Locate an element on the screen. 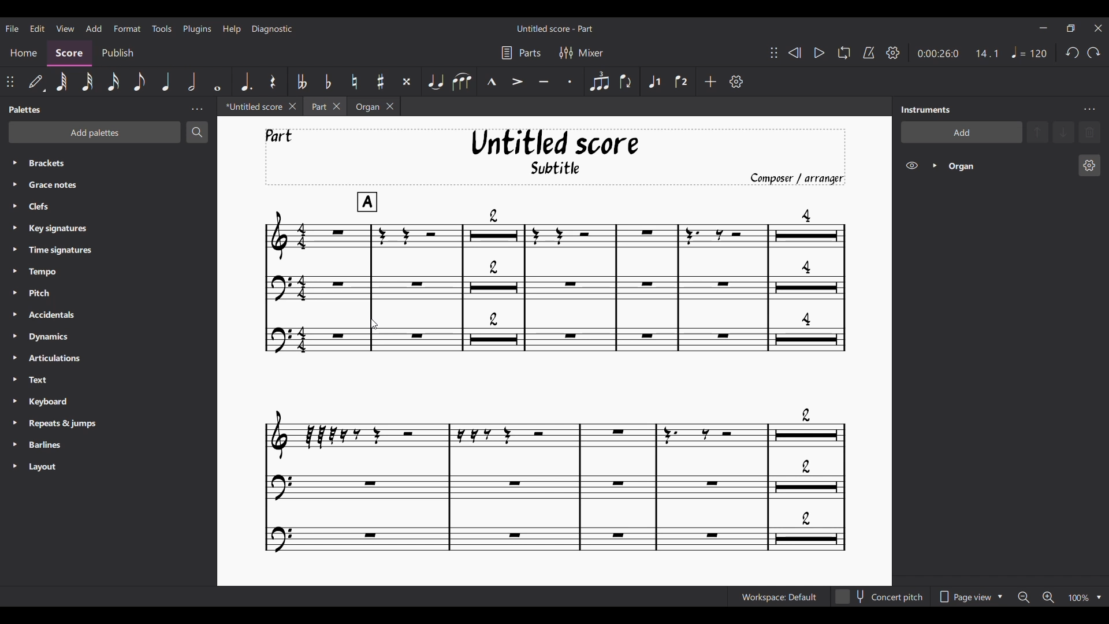  Zoom in is located at coordinates (1048, 597).